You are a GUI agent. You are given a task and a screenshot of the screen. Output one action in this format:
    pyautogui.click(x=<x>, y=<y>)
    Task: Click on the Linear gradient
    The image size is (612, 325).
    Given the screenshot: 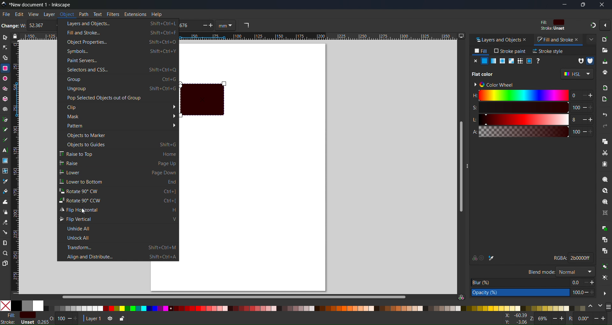 What is the action you would take?
    pyautogui.click(x=494, y=61)
    